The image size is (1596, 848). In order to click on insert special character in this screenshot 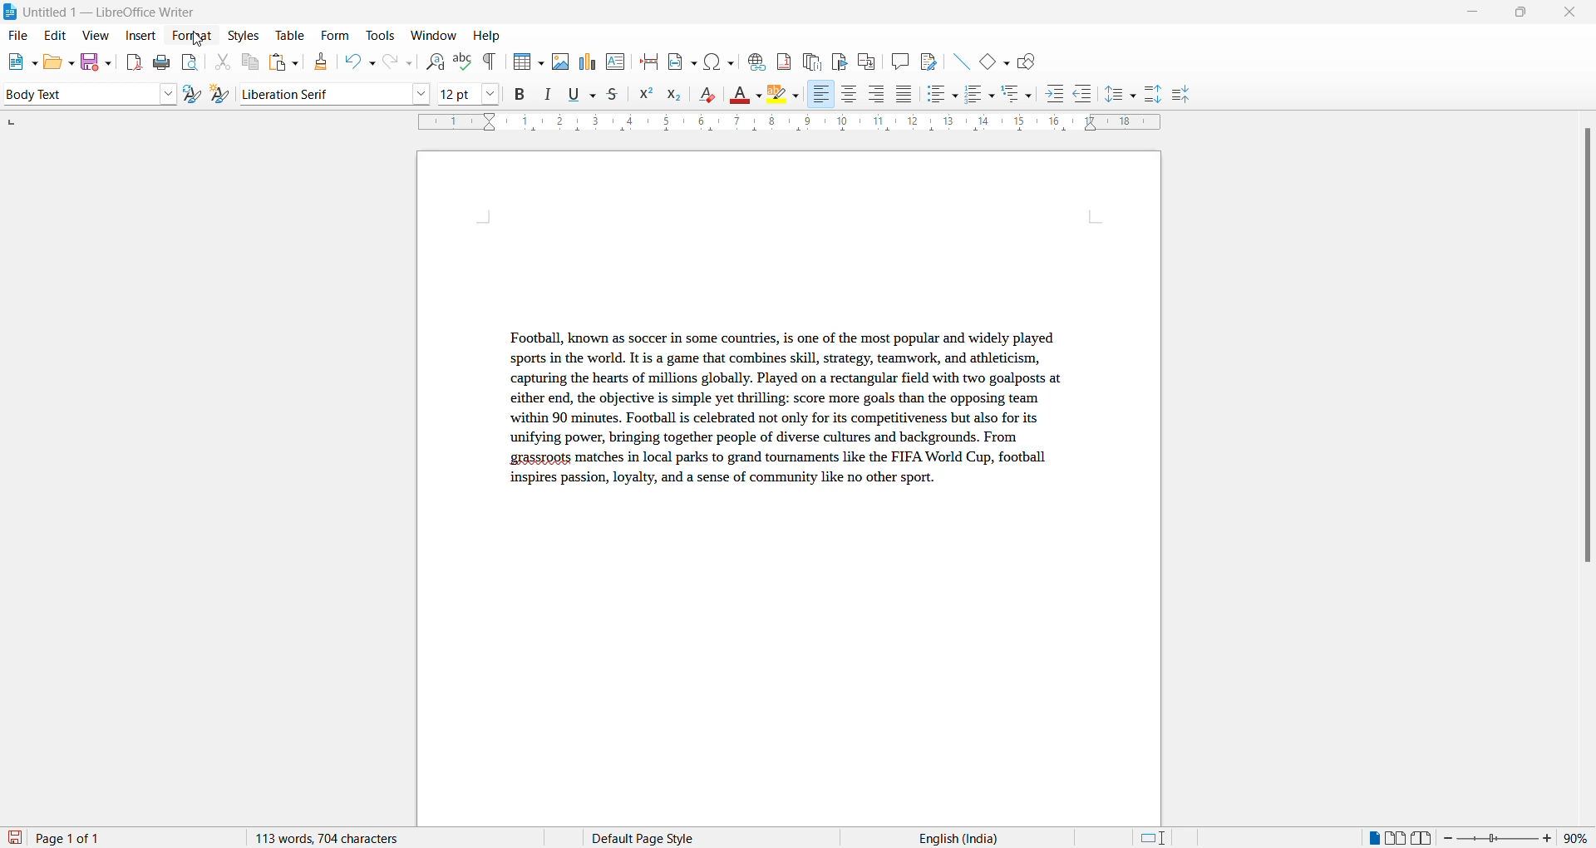, I will do `click(717, 59)`.